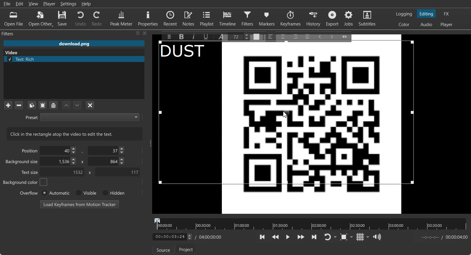 The height and width of the screenshot is (255, 471). Describe the element at coordinates (349, 18) in the screenshot. I see `Jobs` at that location.